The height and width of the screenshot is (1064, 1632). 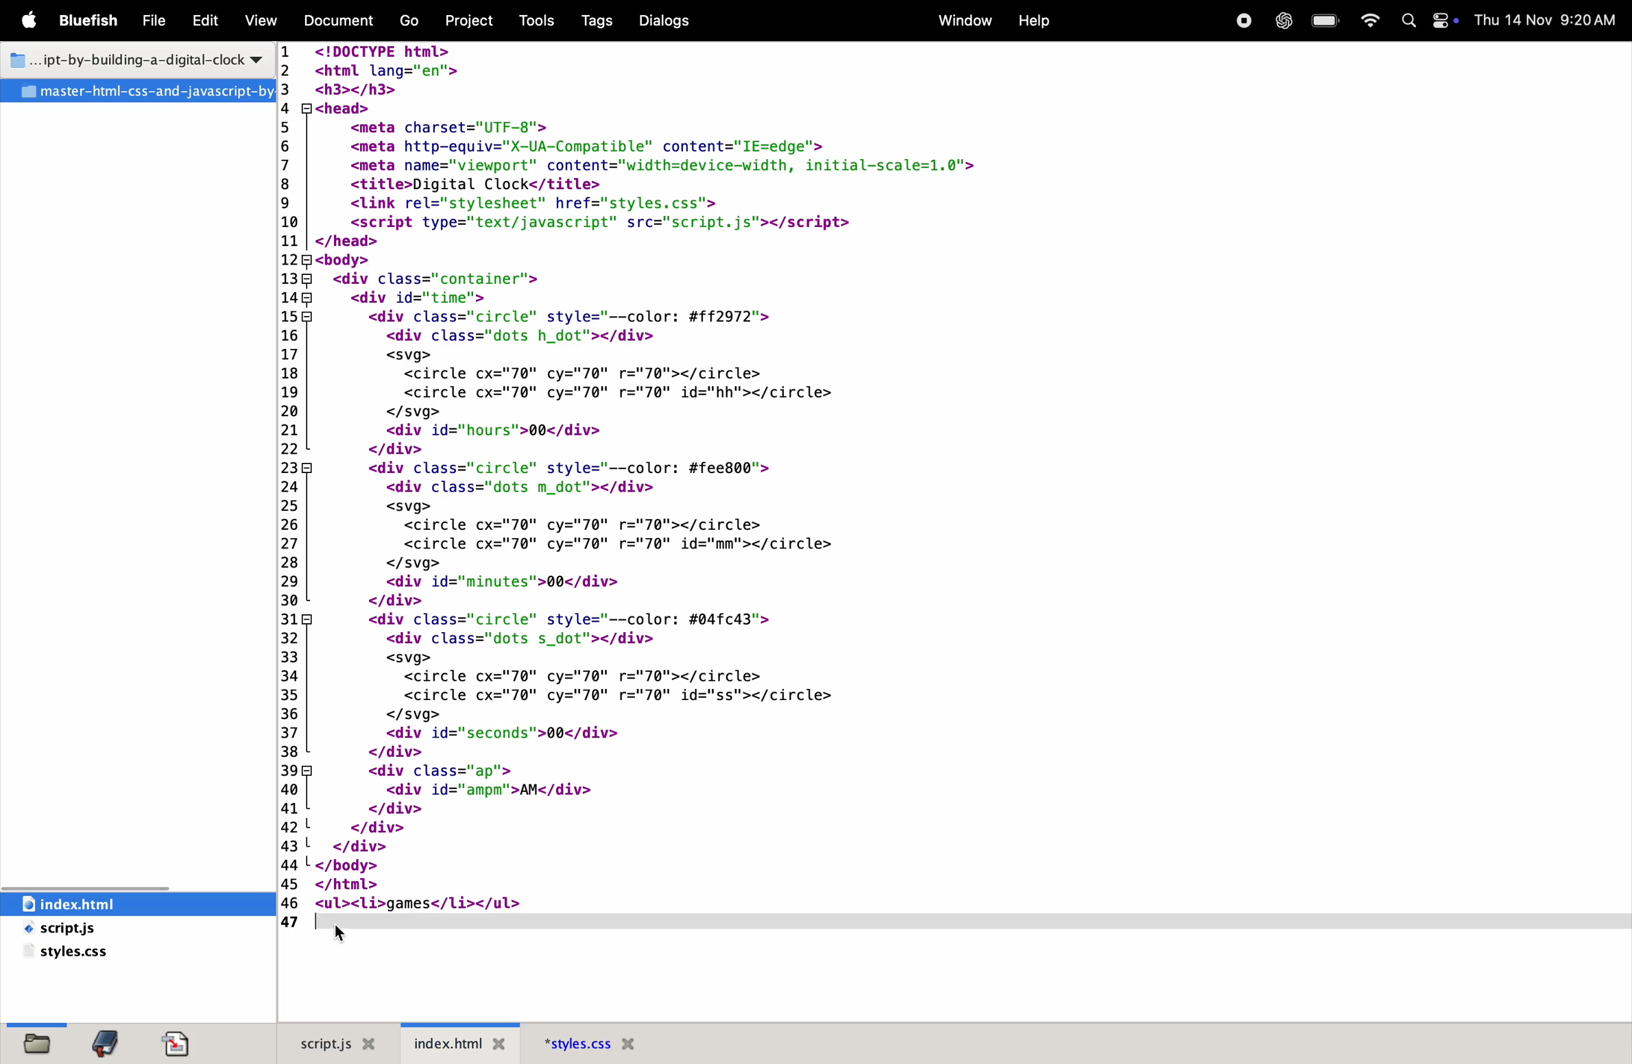 I want to click on date and time, so click(x=1546, y=19).